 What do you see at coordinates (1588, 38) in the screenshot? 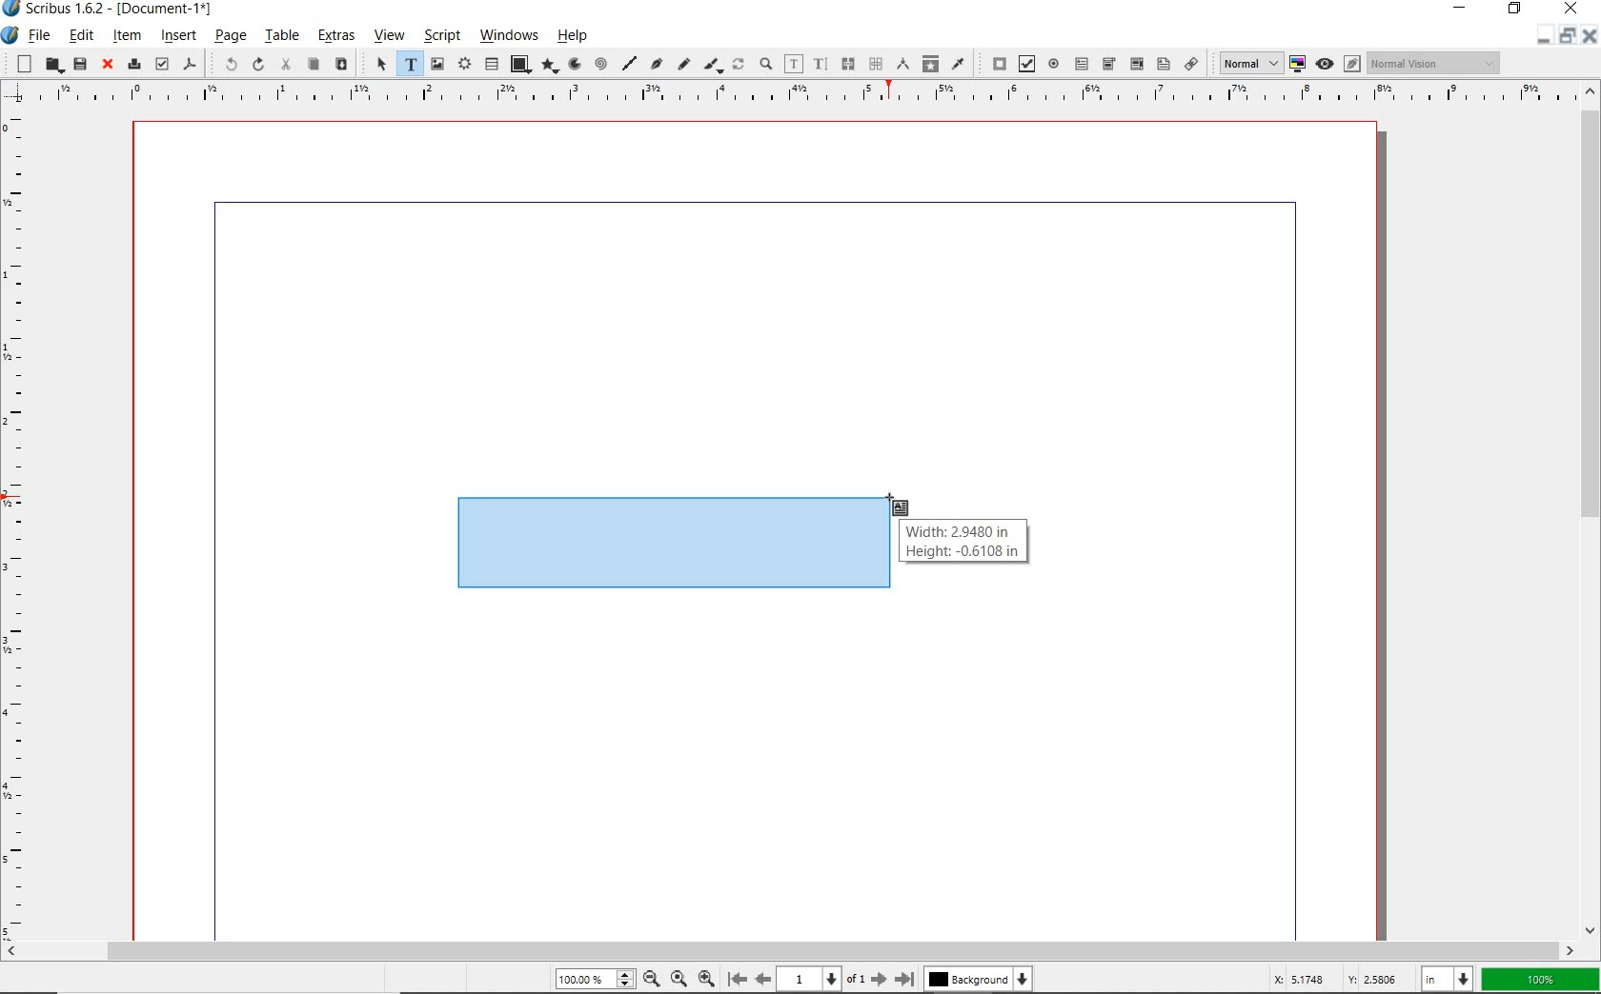
I see `Close` at bounding box center [1588, 38].